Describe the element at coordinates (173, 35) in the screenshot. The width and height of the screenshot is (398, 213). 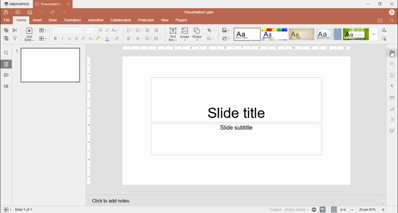
I see `text box` at that location.